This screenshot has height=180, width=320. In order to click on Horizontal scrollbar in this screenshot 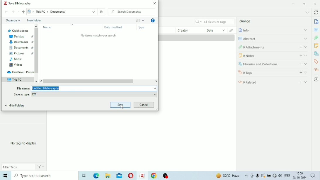, I will do `click(89, 81)`.